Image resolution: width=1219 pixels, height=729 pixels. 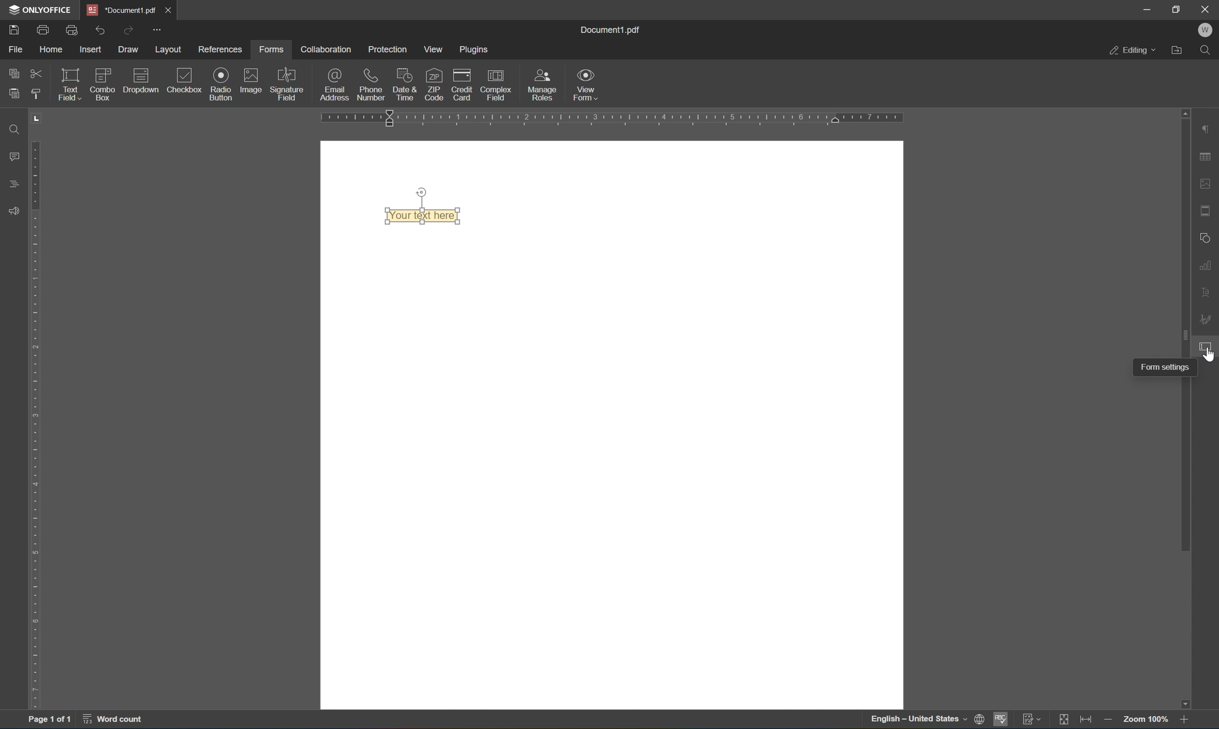 I want to click on ruler, so click(x=37, y=422).